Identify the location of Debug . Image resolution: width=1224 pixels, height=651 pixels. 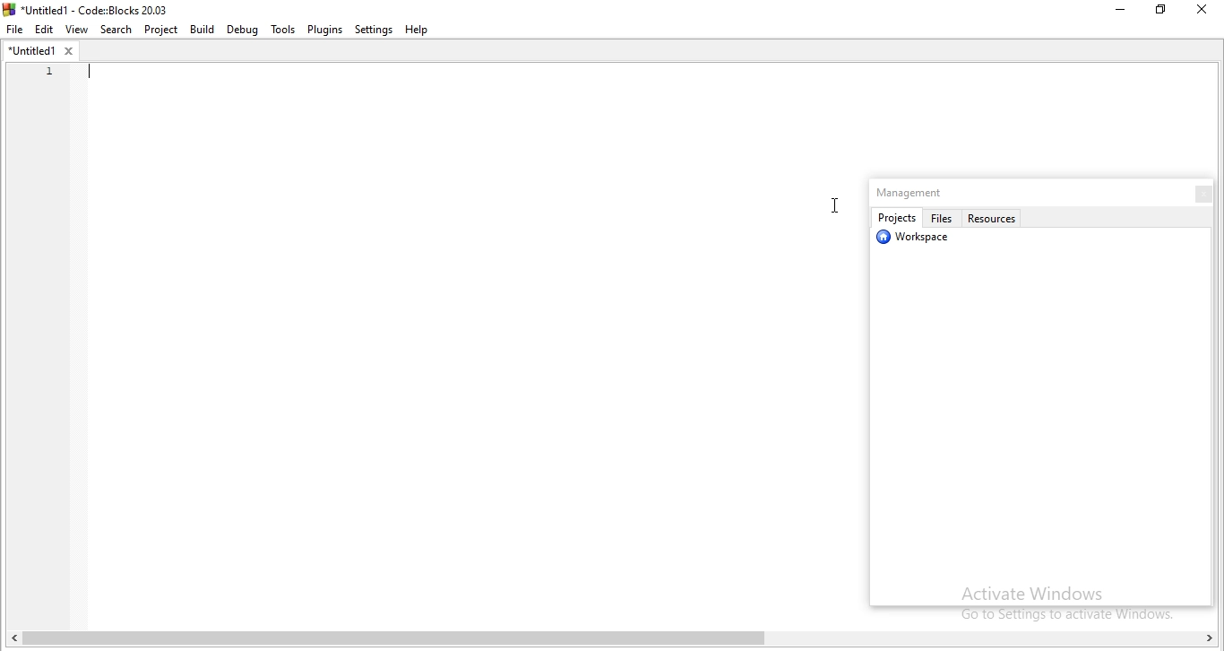
(241, 30).